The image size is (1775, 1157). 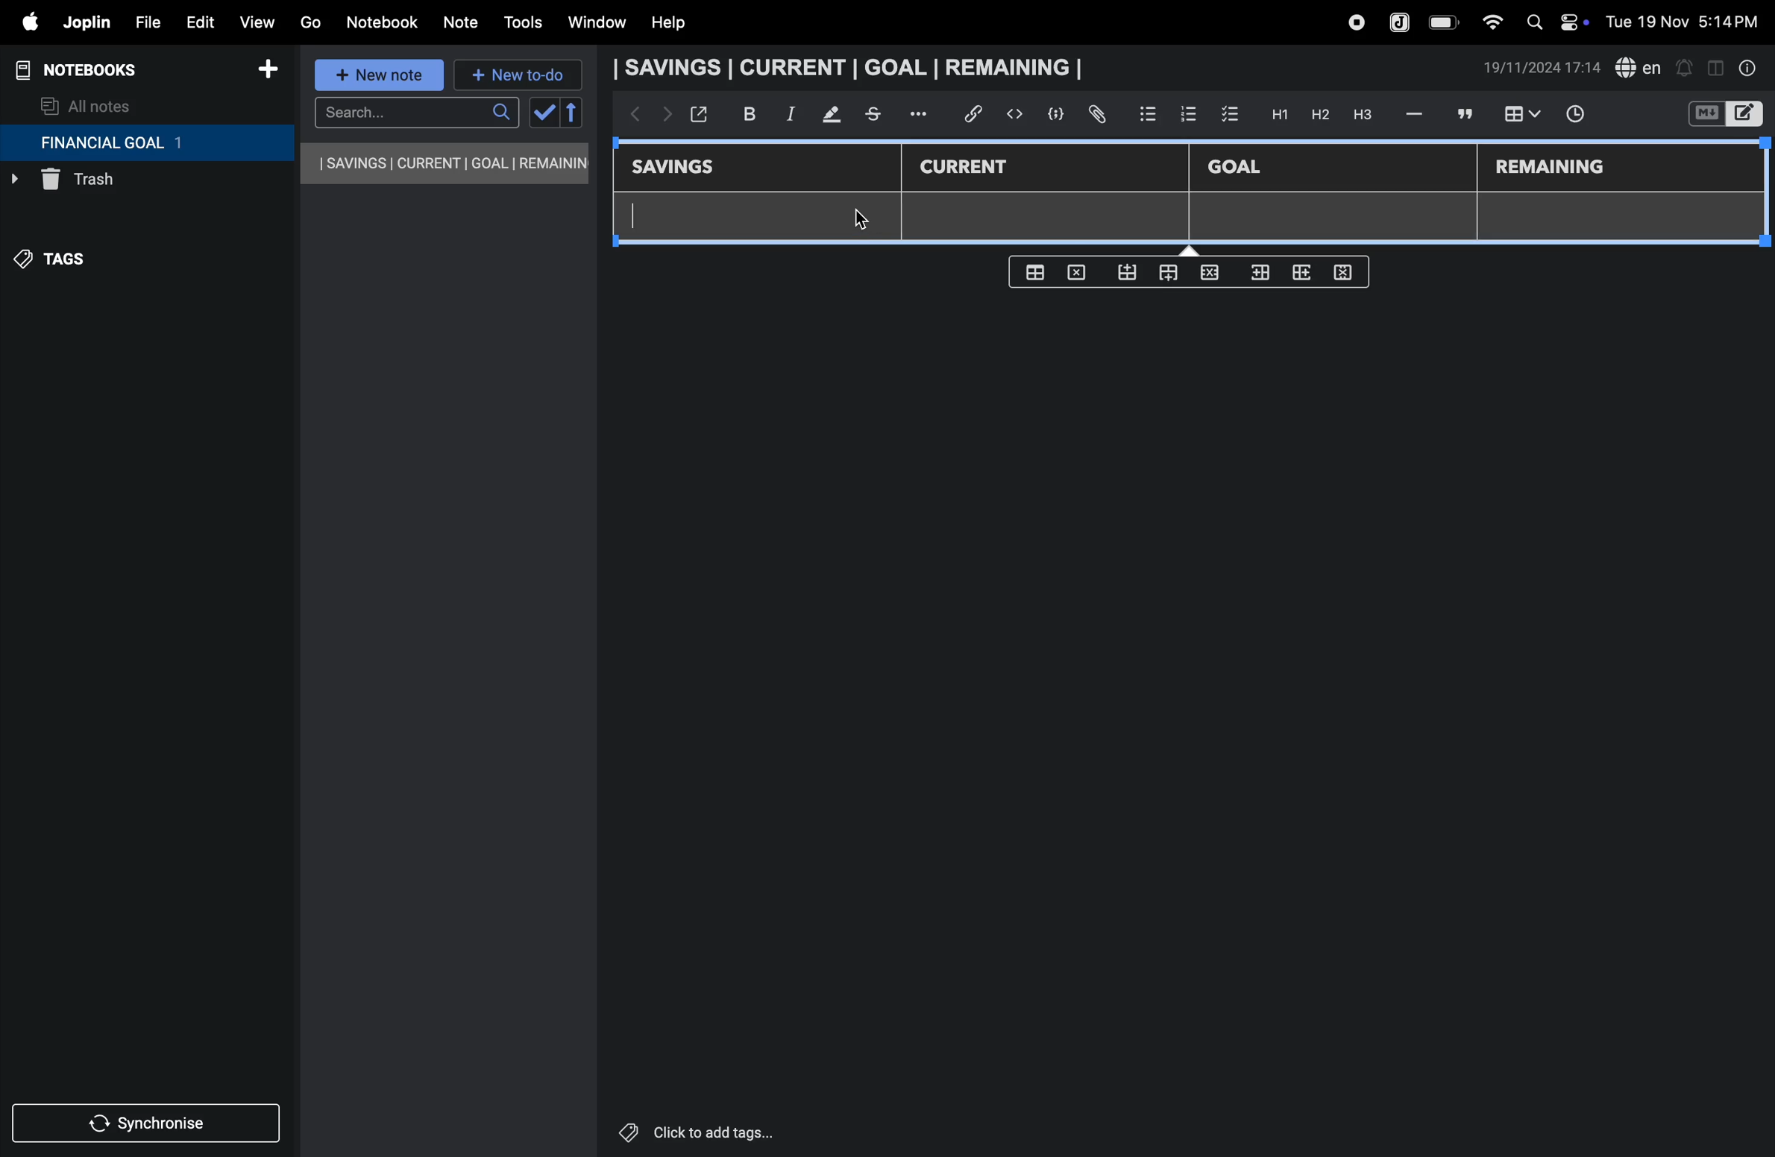 What do you see at coordinates (921, 114) in the screenshot?
I see `options` at bounding box center [921, 114].